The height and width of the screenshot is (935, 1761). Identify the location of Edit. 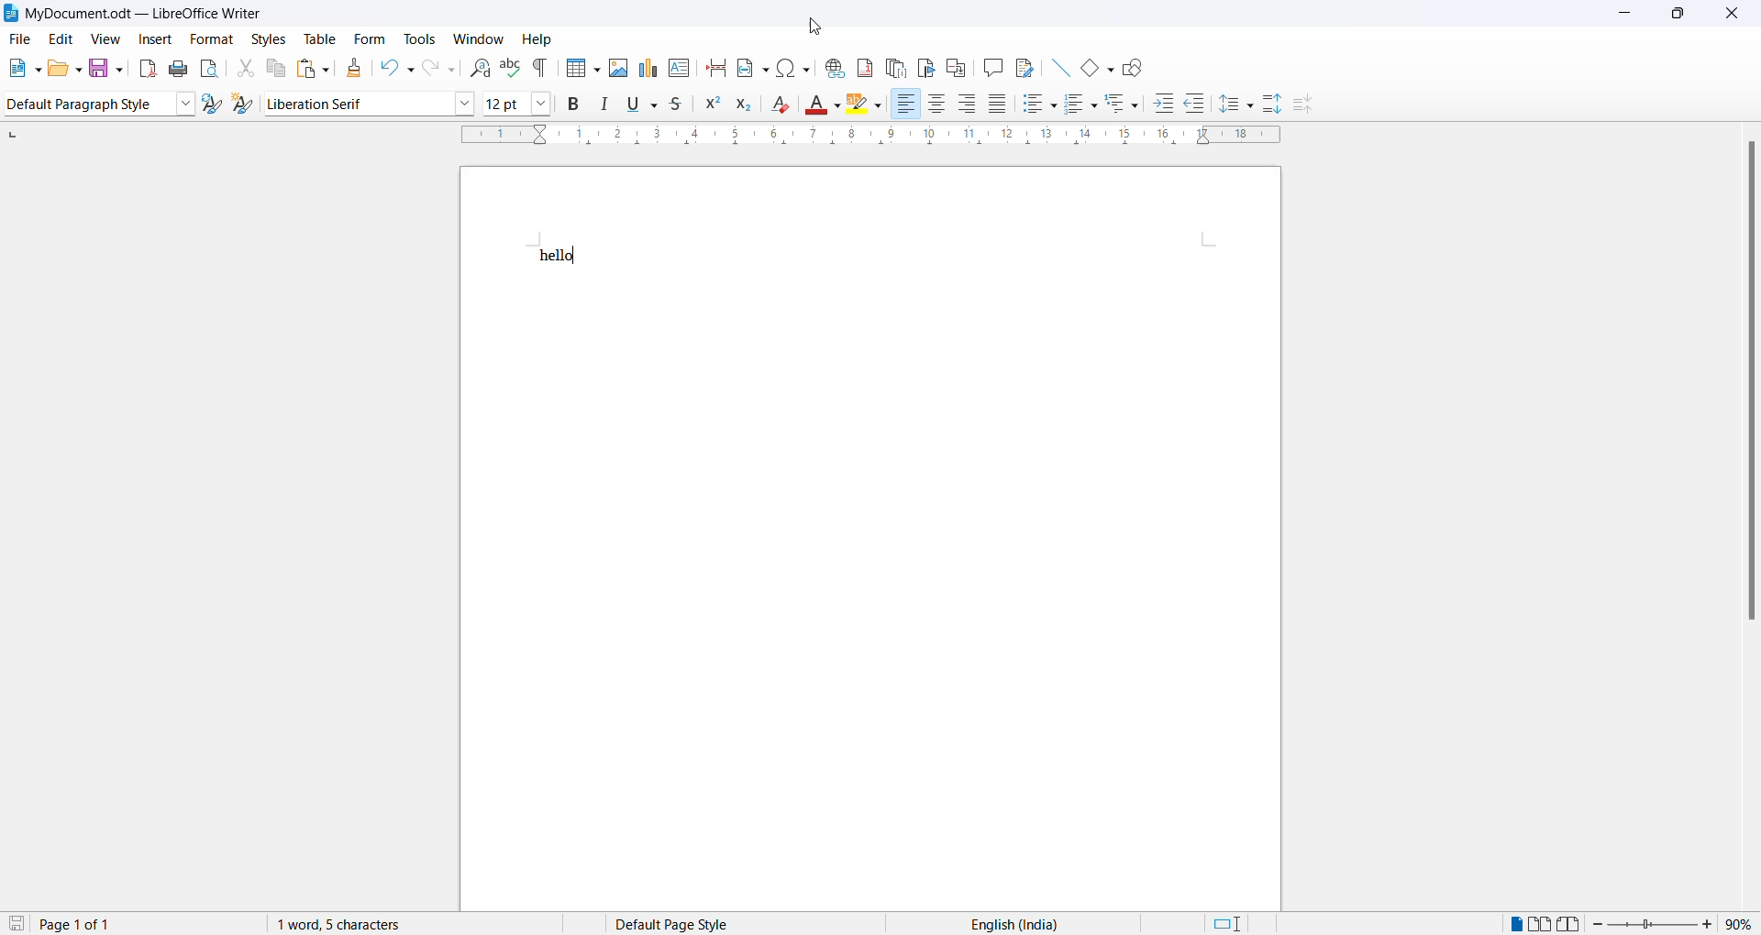
(63, 38).